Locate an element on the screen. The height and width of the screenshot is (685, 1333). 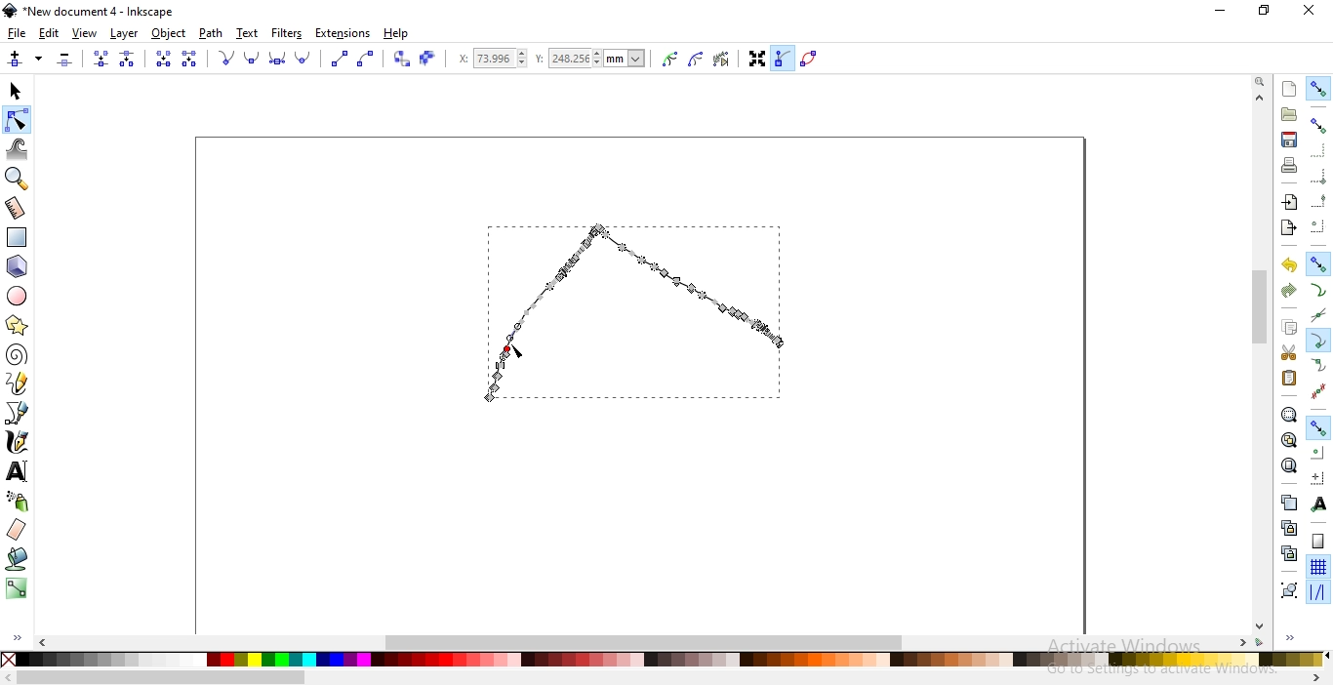
fill bounded areas is located at coordinates (18, 559).